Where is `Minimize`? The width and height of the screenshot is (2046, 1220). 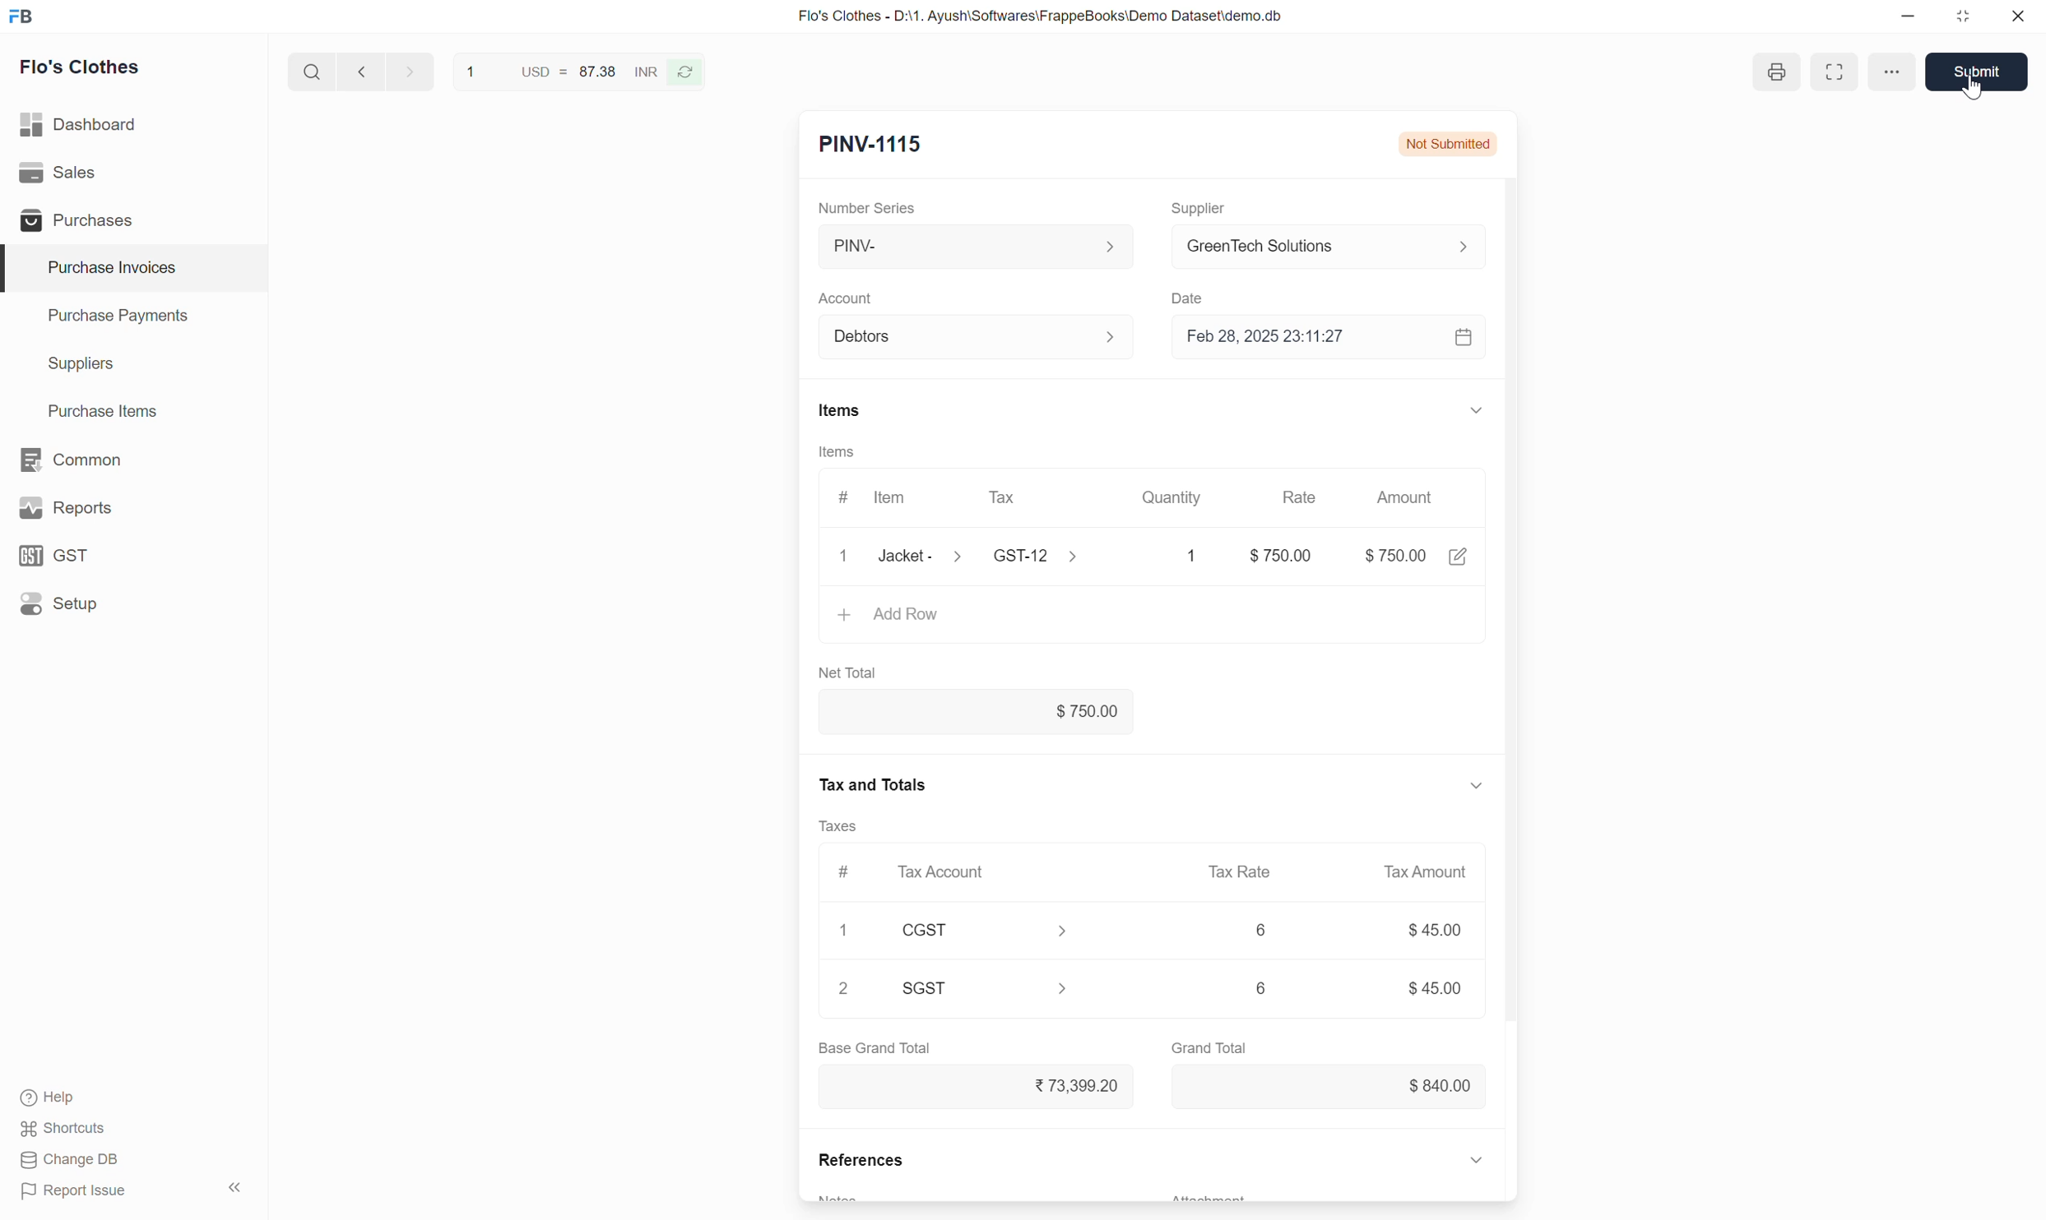
Minimize is located at coordinates (1908, 16).